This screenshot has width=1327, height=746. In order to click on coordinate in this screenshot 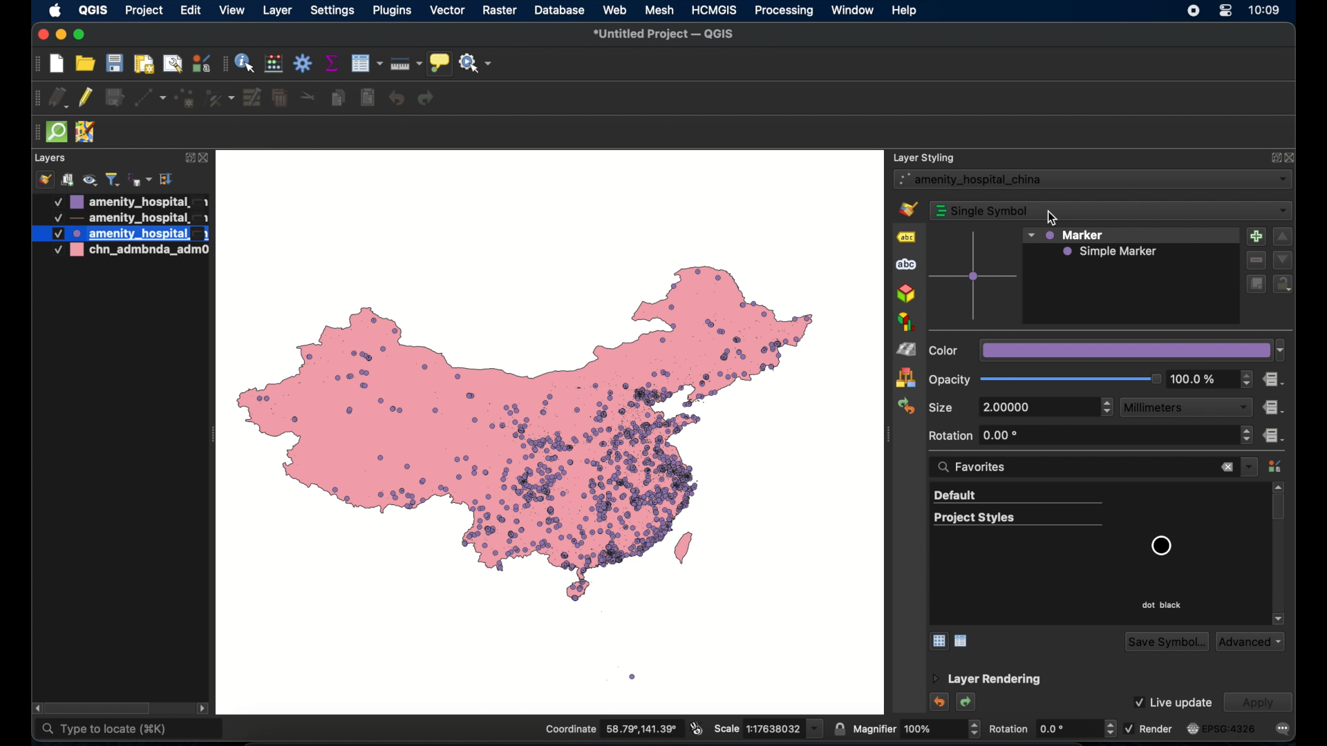, I will do `click(610, 728)`.